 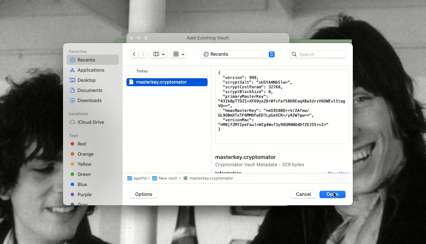 What do you see at coordinates (81, 174) in the screenshot?
I see `Green` at bounding box center [81, 174].